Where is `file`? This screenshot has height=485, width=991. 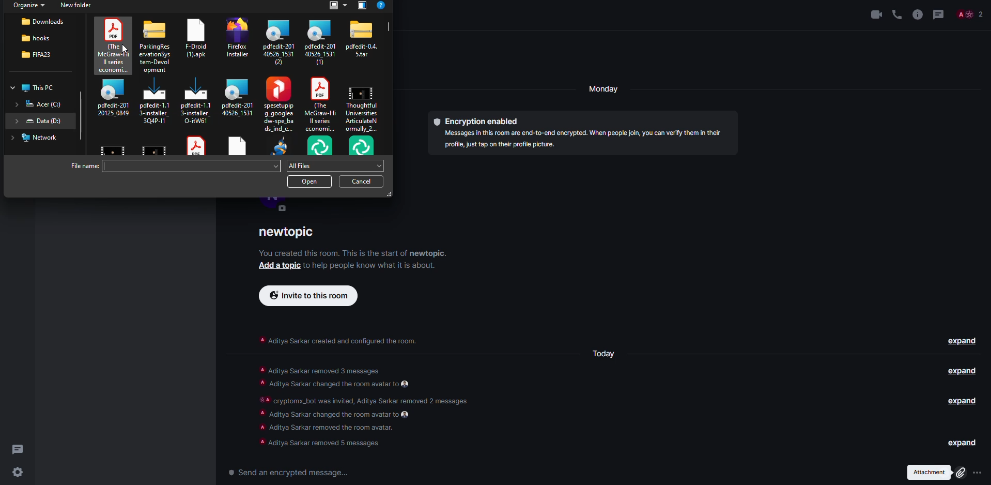
file is located at coordinates (319, 146).